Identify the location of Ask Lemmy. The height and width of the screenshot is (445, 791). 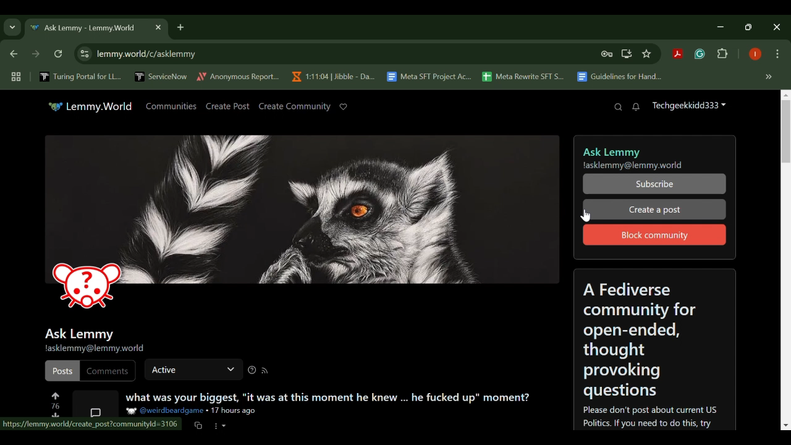
(610, 150).